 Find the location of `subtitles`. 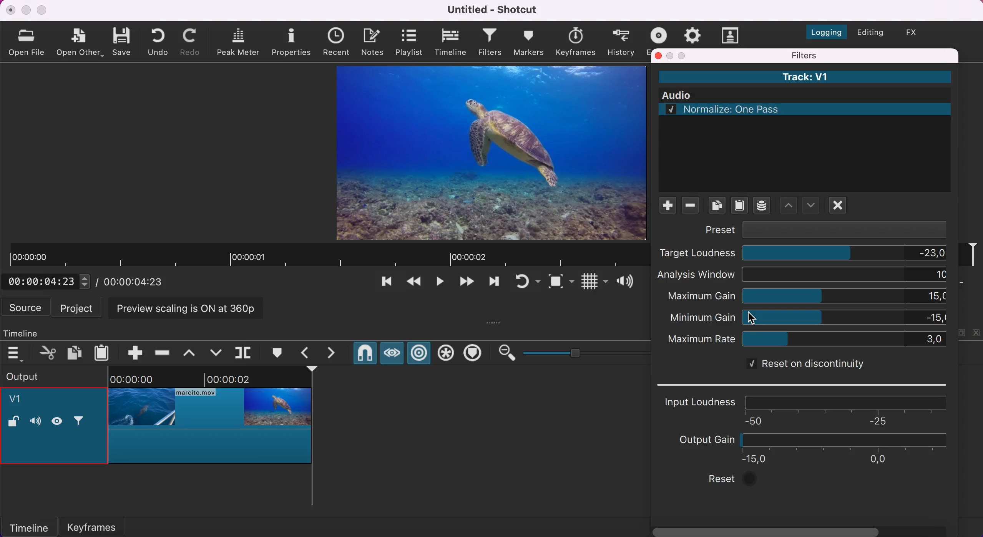

subtitles is located at coordinates (731, 35).